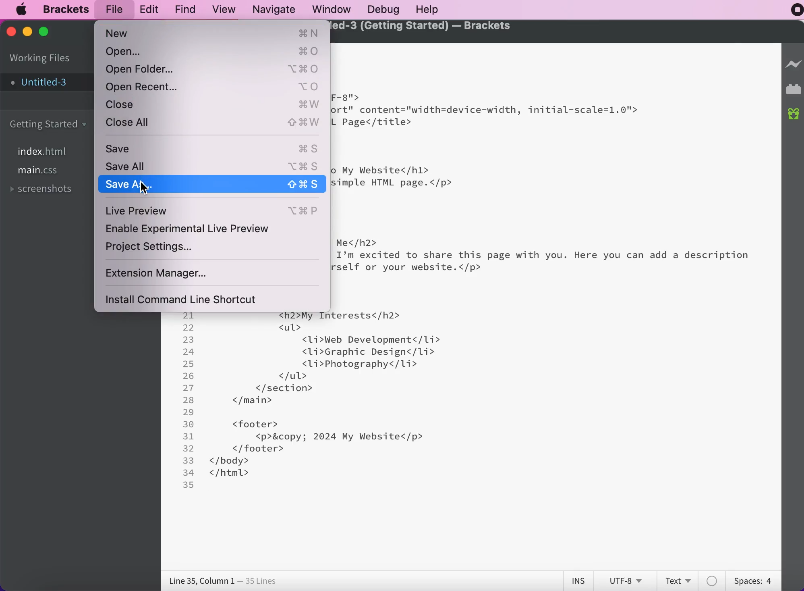 The image size is (804, 591). What do you see at coordinates (712, 579) in the screenshot?
I see `color` at bounding box center [712, 579].